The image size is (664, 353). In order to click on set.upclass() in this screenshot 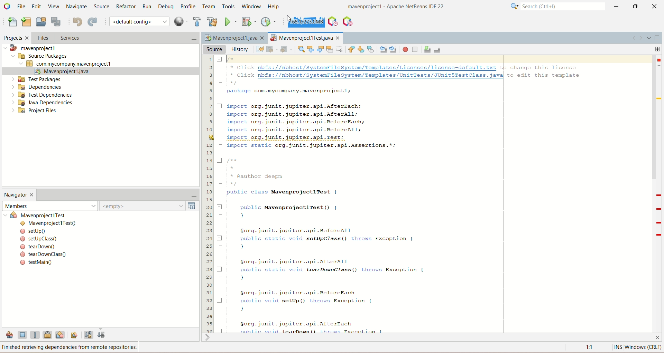, I will do `click(55, 238)`.